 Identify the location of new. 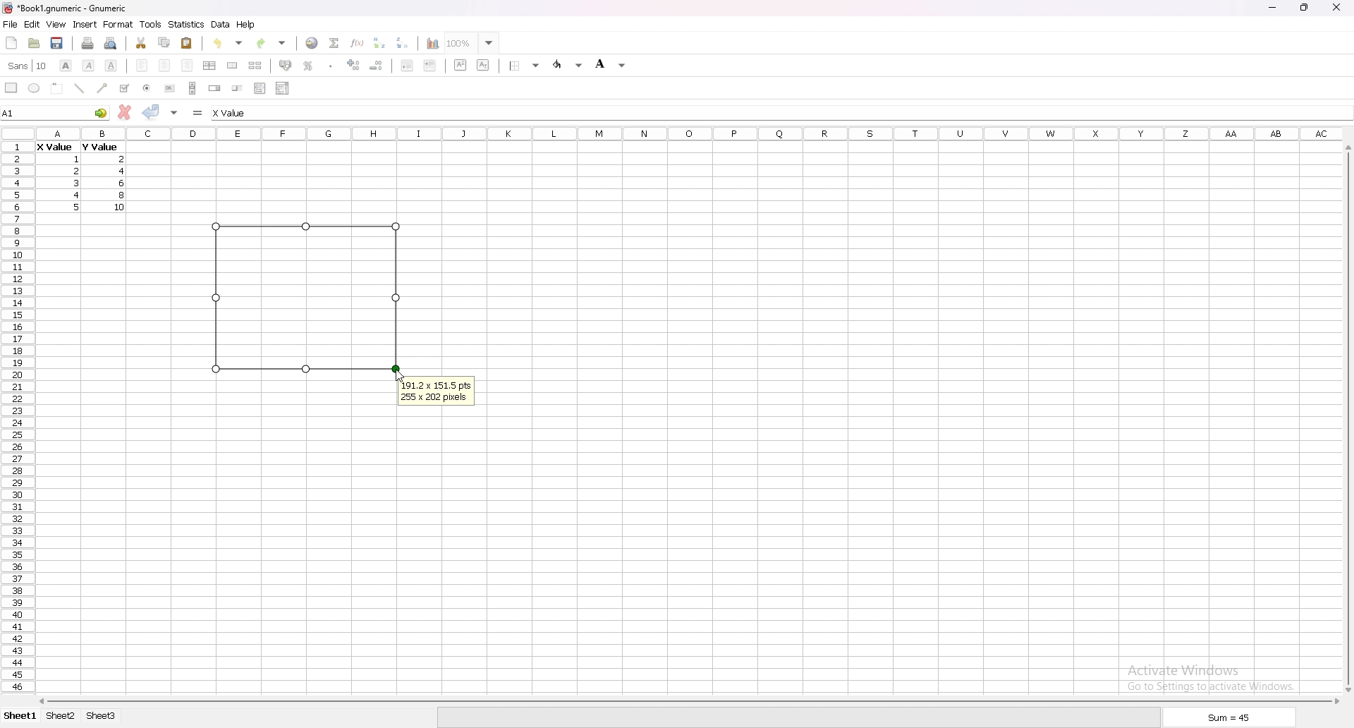
(12, 42).